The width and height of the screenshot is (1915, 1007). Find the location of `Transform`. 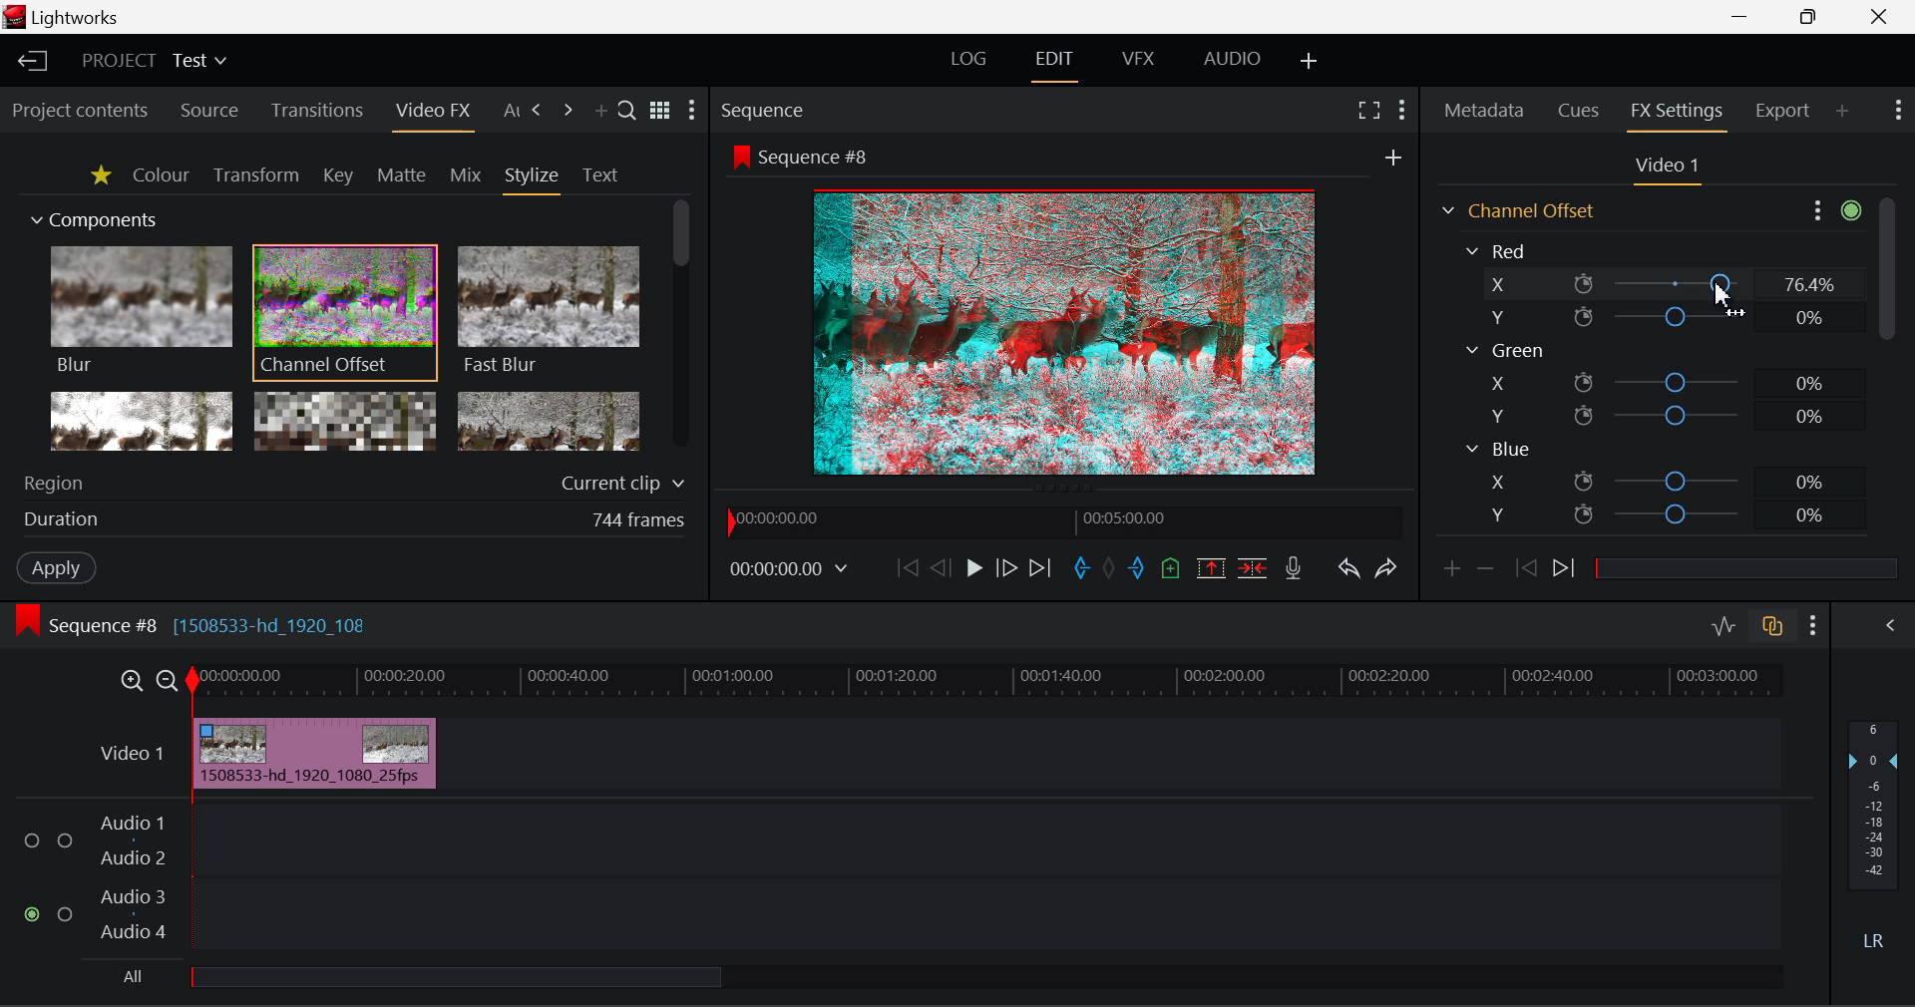

Transform is located at coordinates (255, 175).